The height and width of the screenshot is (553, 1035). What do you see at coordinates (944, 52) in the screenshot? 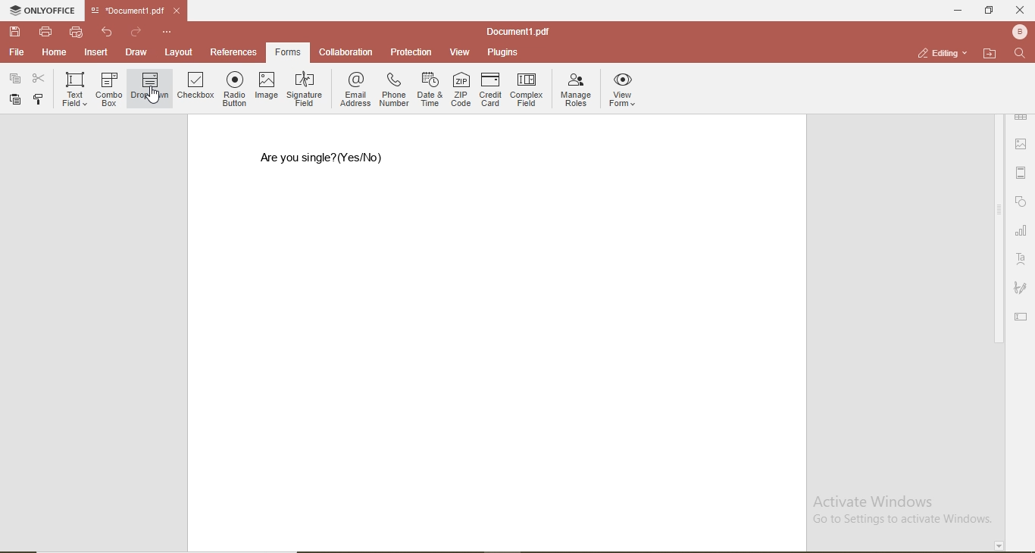
I see `editing` at bounding box center [944, 52].